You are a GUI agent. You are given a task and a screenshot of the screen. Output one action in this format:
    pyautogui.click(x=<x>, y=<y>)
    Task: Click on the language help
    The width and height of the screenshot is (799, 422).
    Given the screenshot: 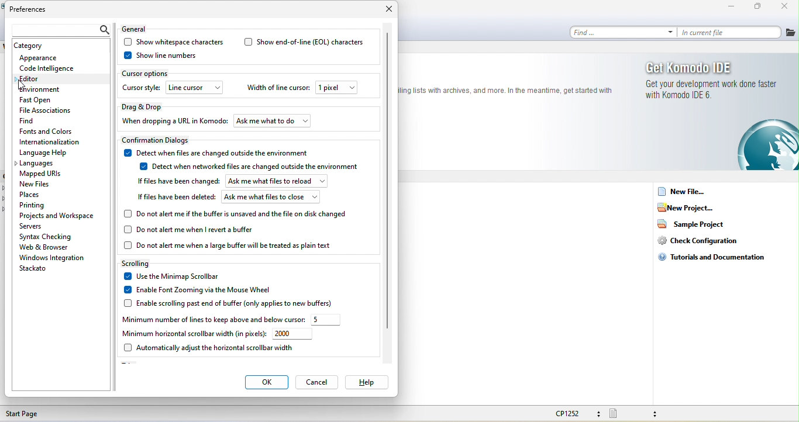 What is the action you would take?
    pyautogui.click(x=56, y=153)
    